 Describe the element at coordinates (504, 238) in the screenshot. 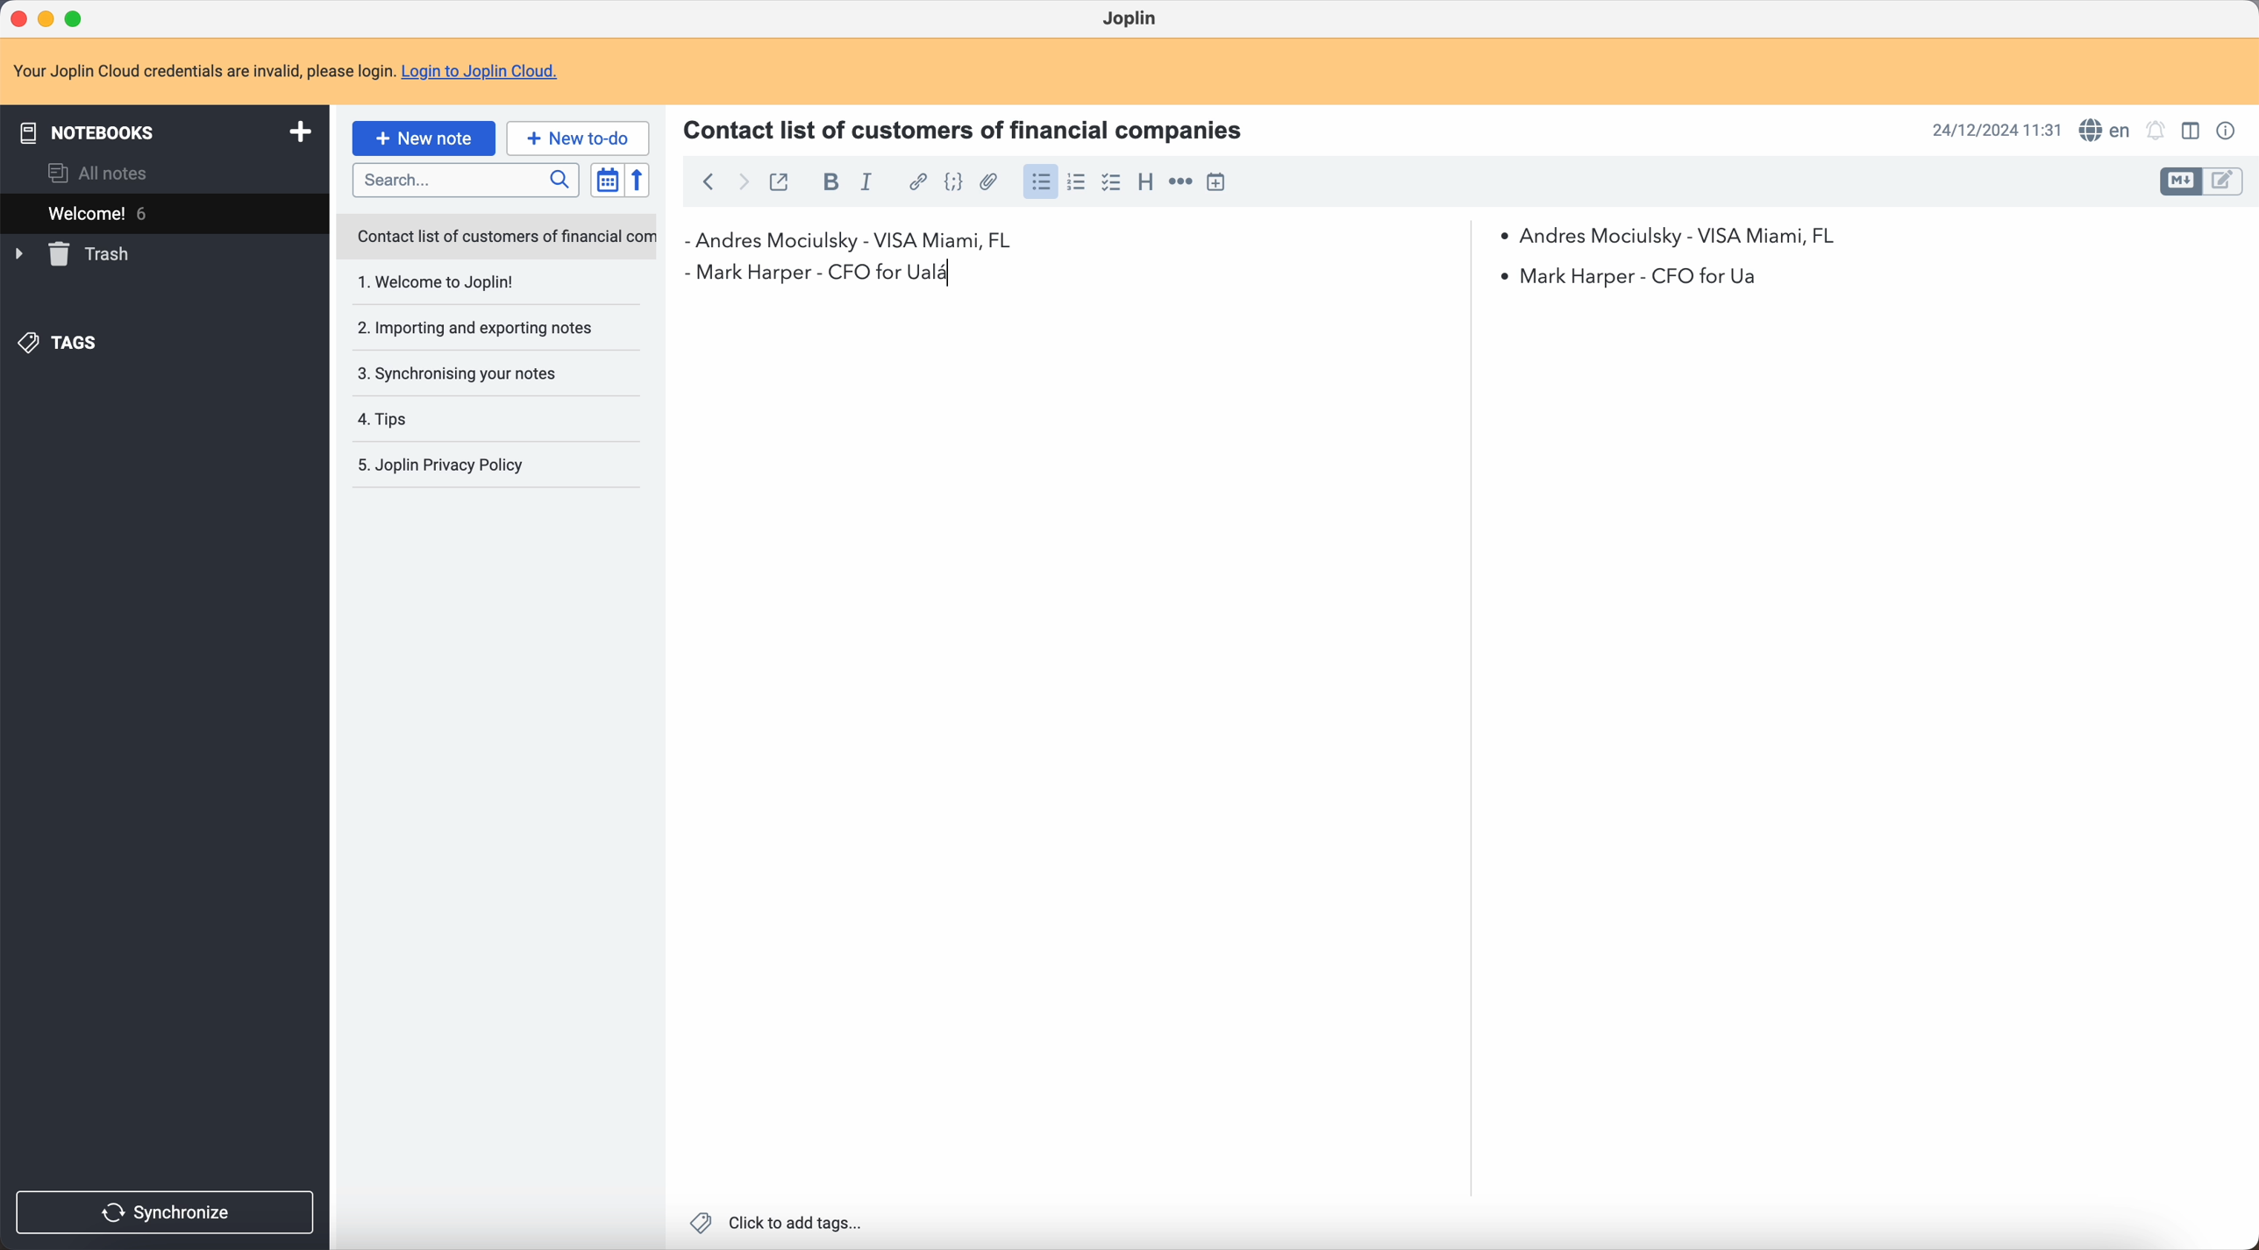

I see `Contact list of customers of financial com` at that location.